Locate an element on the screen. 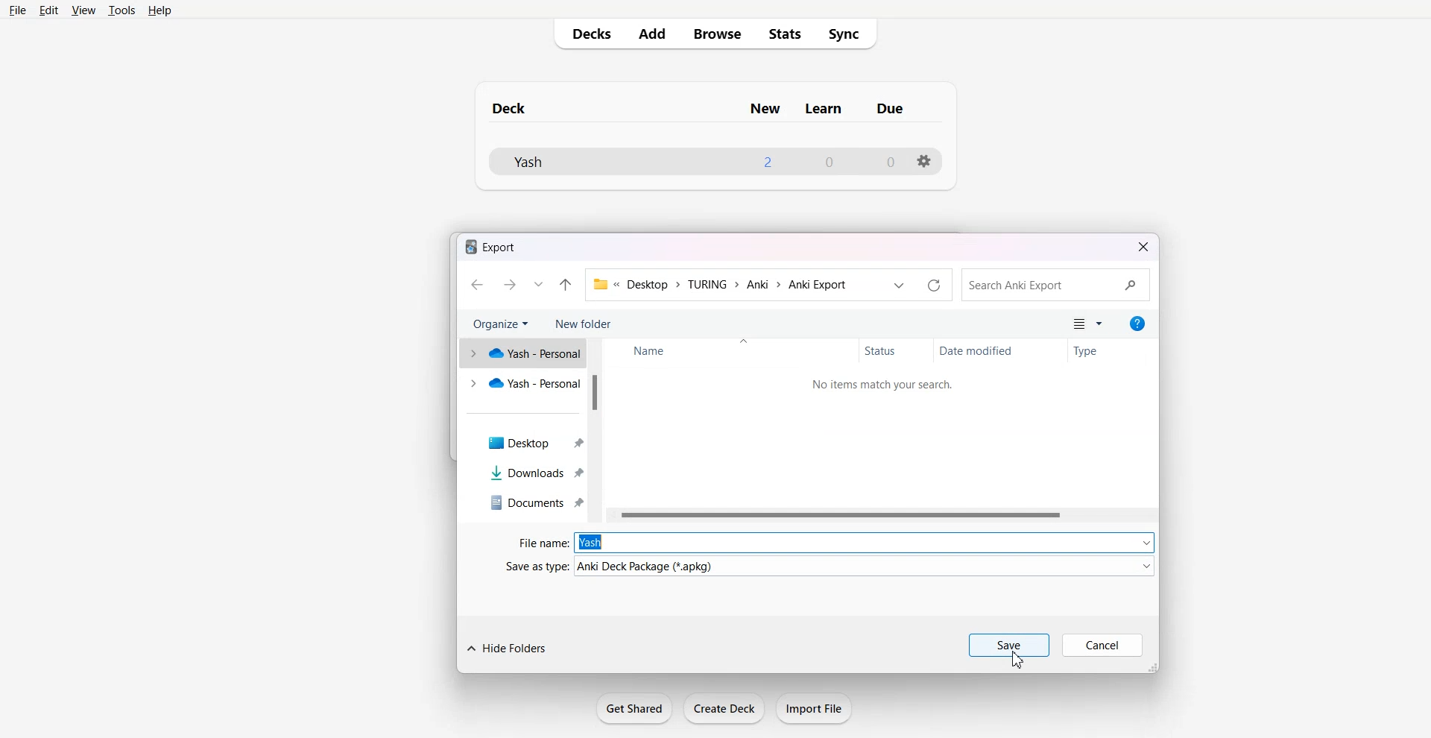 The image size is (1431, 738). Close is located at coordinates (1143, 247).